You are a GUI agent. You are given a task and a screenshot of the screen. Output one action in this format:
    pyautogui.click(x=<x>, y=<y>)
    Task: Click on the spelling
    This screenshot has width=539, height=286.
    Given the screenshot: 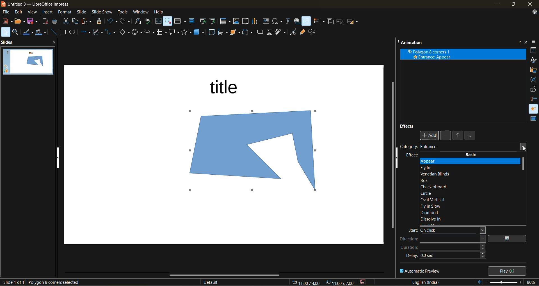 What is the action you would take?
    pyautogui.click(x=148, y=21)
    